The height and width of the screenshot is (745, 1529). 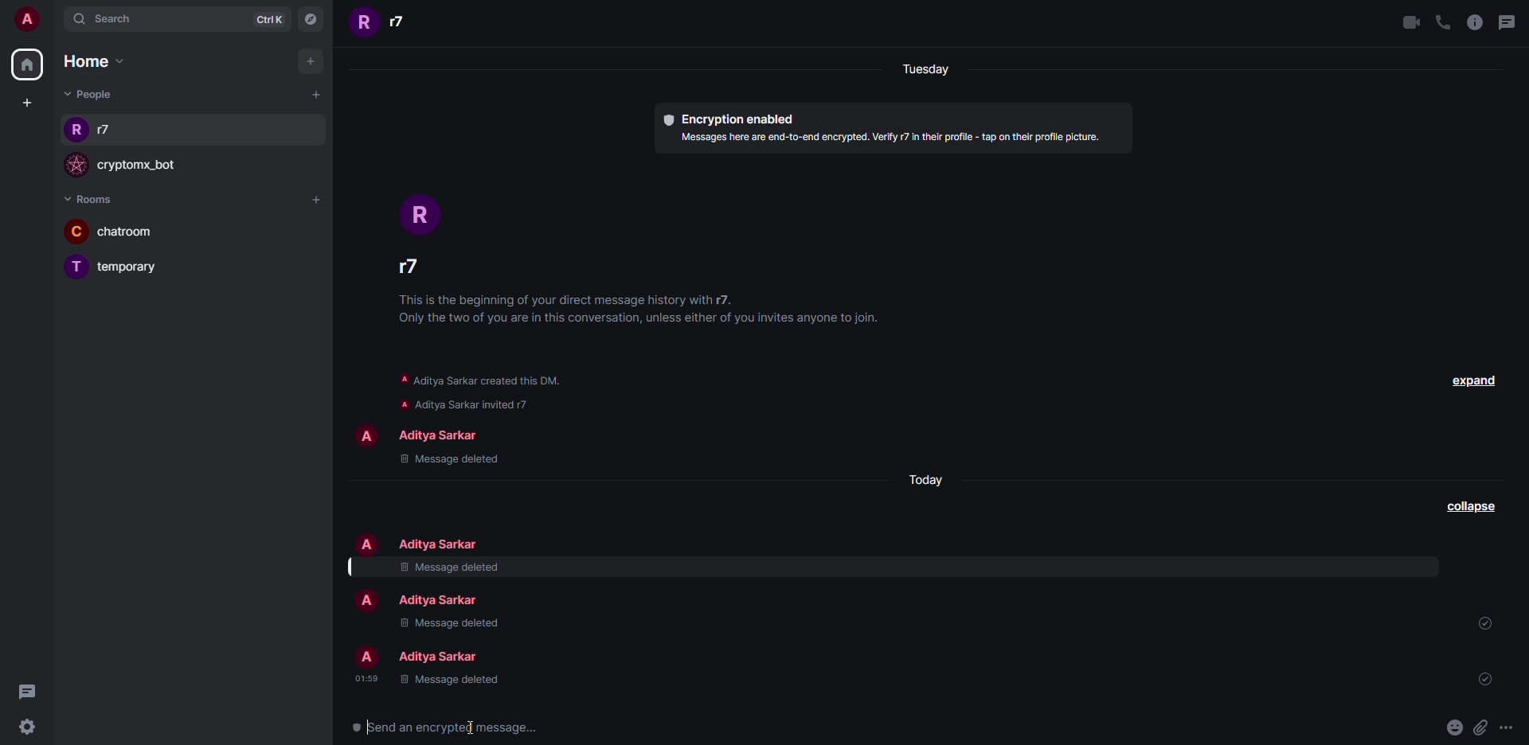 What do you see at coordinates (647, 311) in the screenshot?
I see `info` at bounding box center [647, 311].